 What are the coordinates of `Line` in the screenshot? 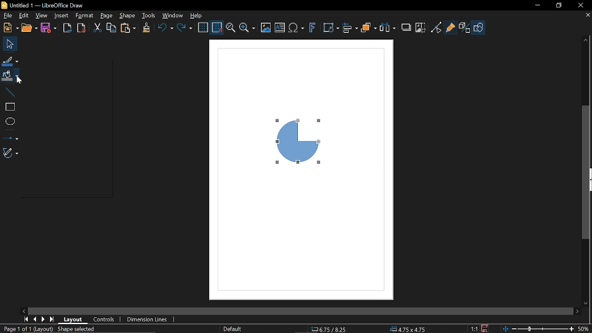 It's located at (10, 93).